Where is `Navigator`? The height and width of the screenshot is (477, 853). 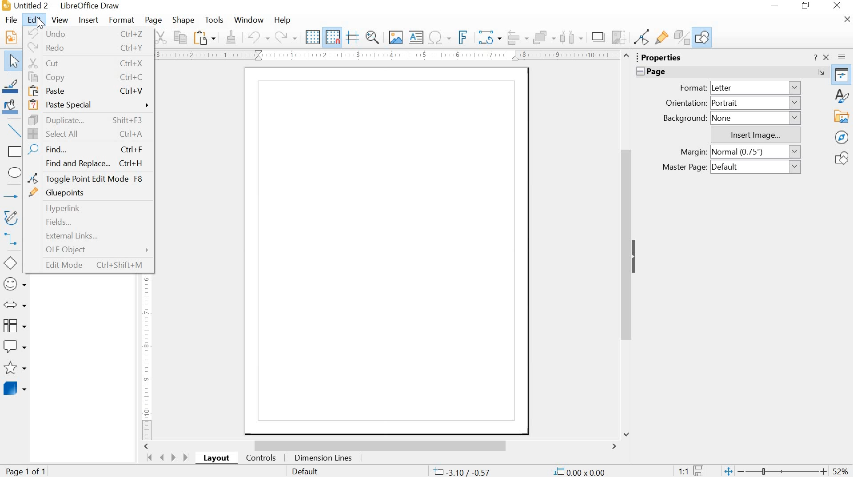 Navigator is located at coordinates (841, 138).